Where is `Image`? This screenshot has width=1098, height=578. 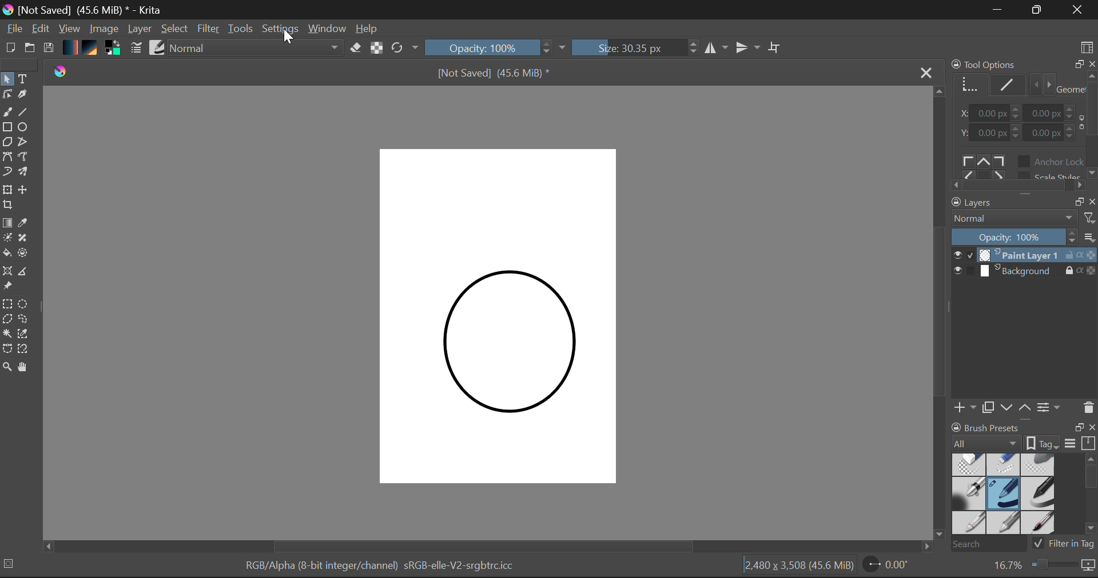
Image is located at coordinates (104, 30).